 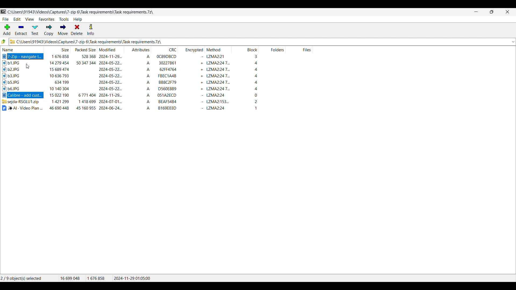 I want to click on Selected objects out of the total number of objects in the current folder changed, so click(x=29, y=278).